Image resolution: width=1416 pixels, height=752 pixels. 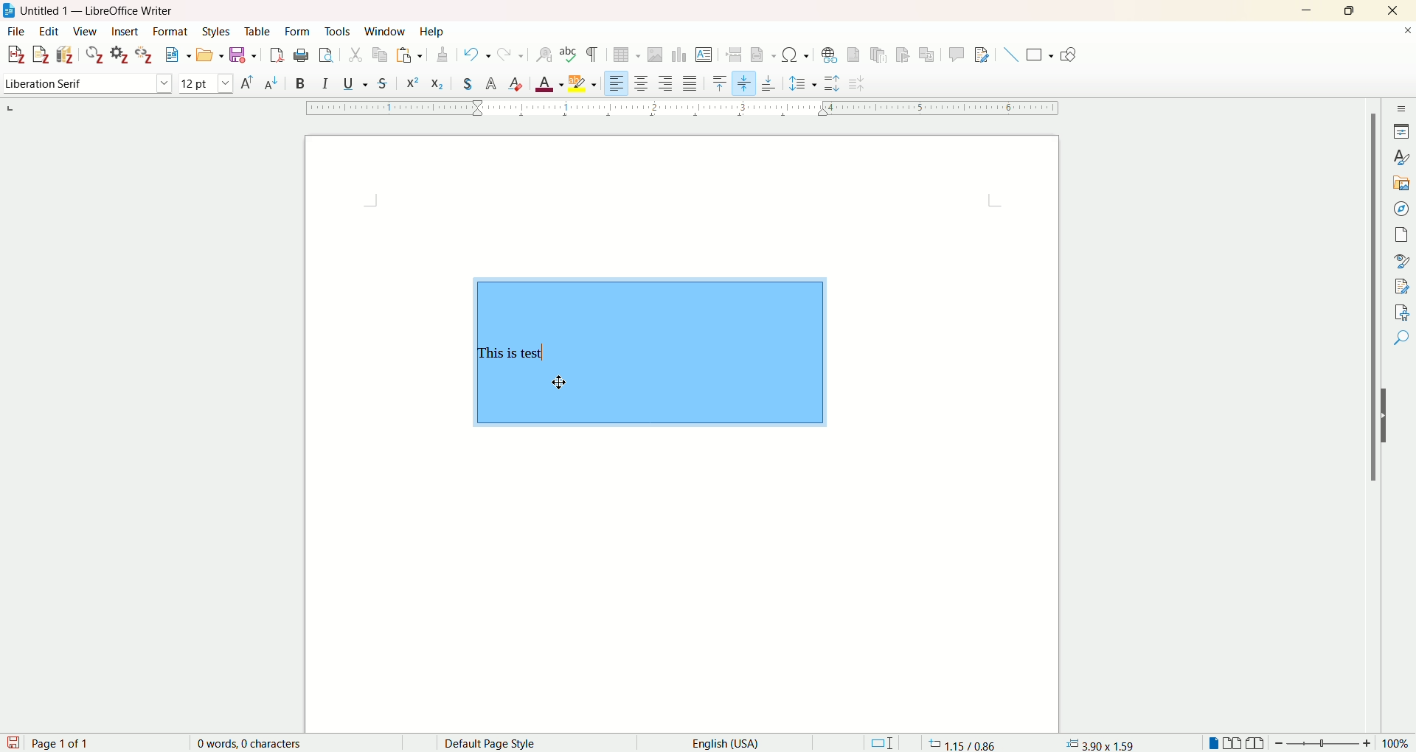 What do you see at coordinates (796, 55) in the screenshot?
I see `insert symbol` at bounding box center [796, 55].